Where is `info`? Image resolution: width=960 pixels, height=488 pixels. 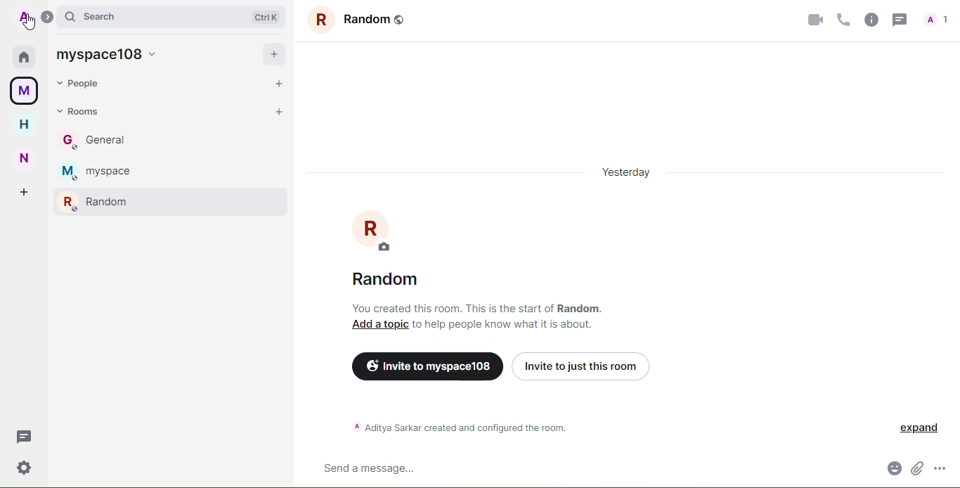 info is located at coordinates (479, 308).